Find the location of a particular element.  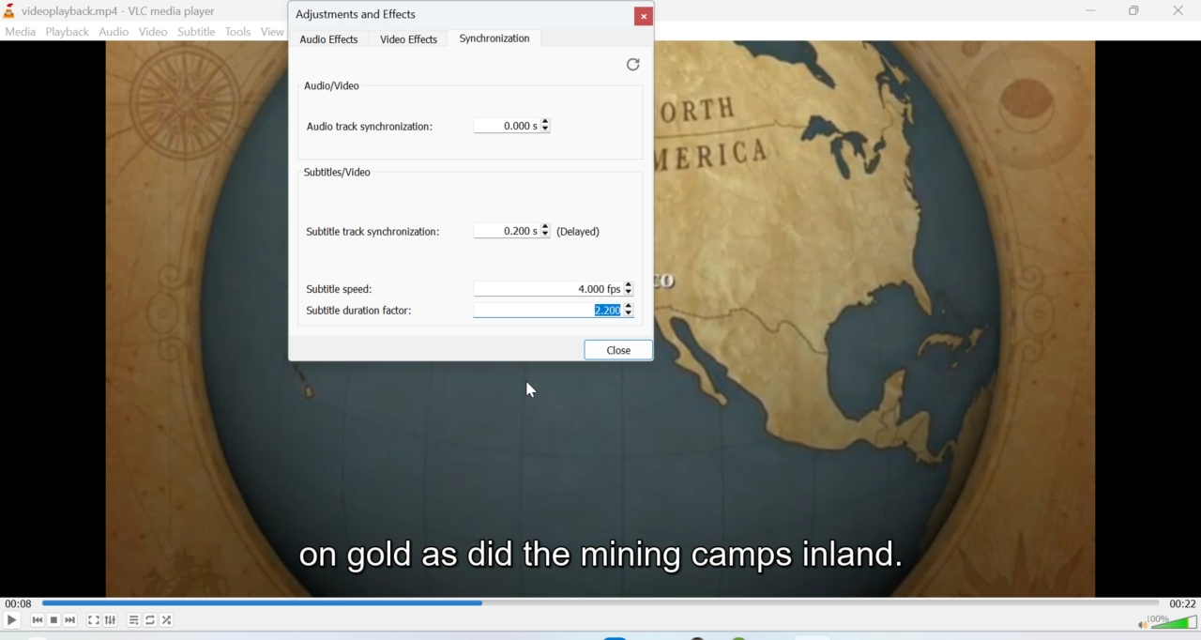

subtitle speed input is located at coordinates (560, 286).